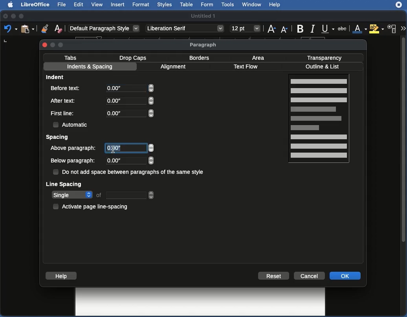 The image size is (407, 317). I want to click on Single, so click(103, 195).